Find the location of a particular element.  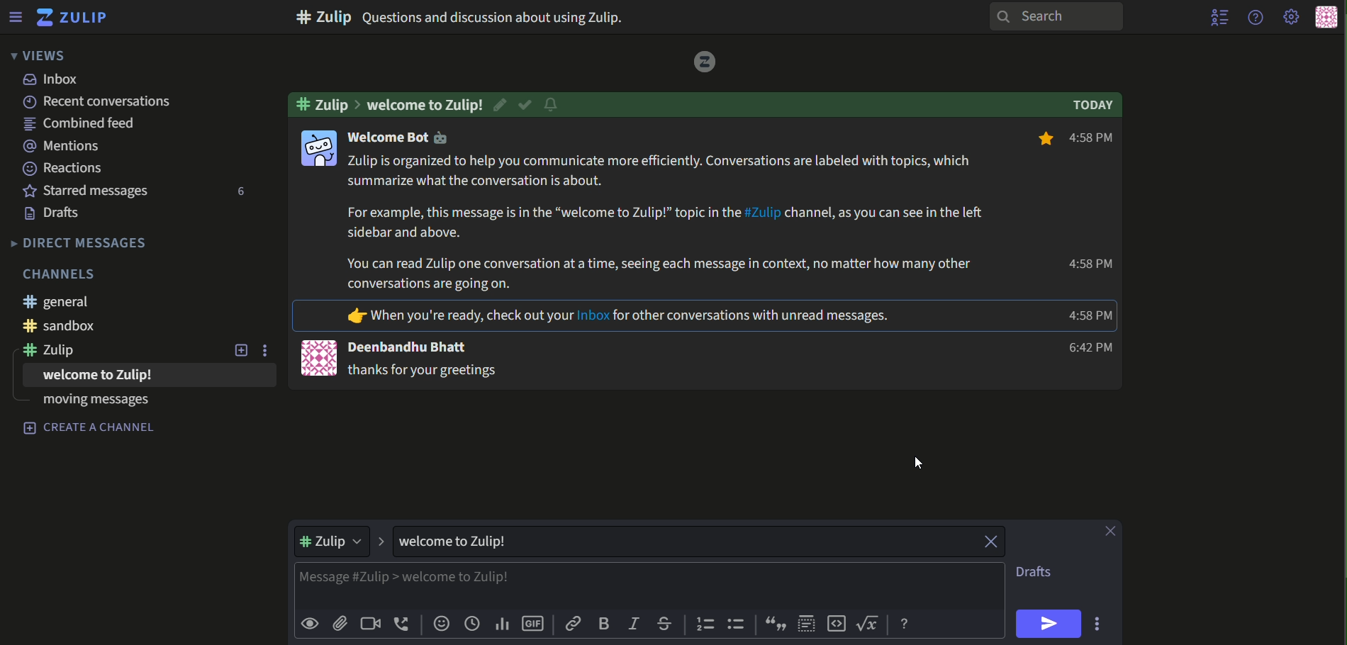

text is located at coordinates (91, 405).